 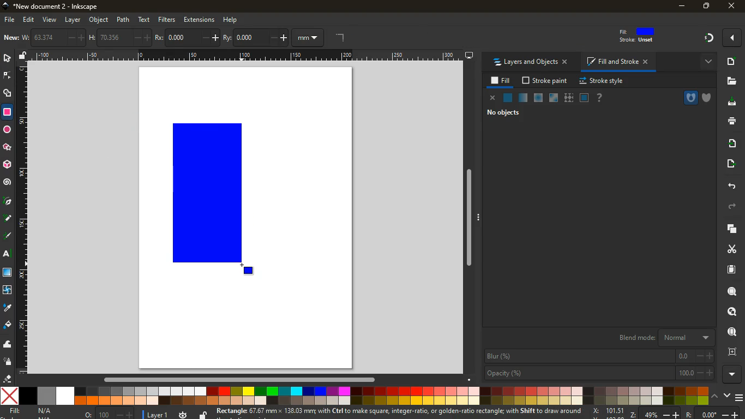 What do you see at coordinates (184, 415) in the screenshot?
I see `time` at bounding box center [184, 415].